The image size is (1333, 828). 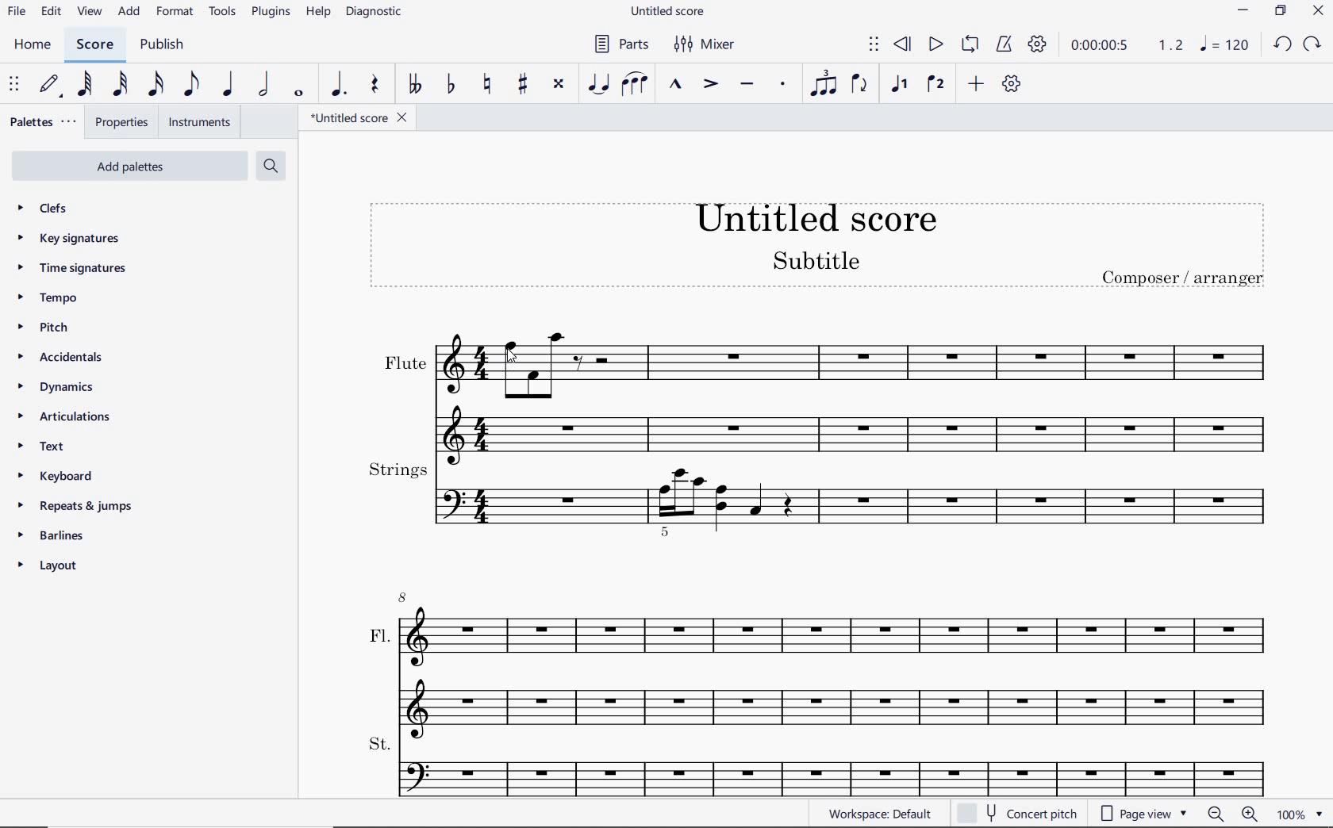 I want to click on MIXER, so click(x=702, y=45).